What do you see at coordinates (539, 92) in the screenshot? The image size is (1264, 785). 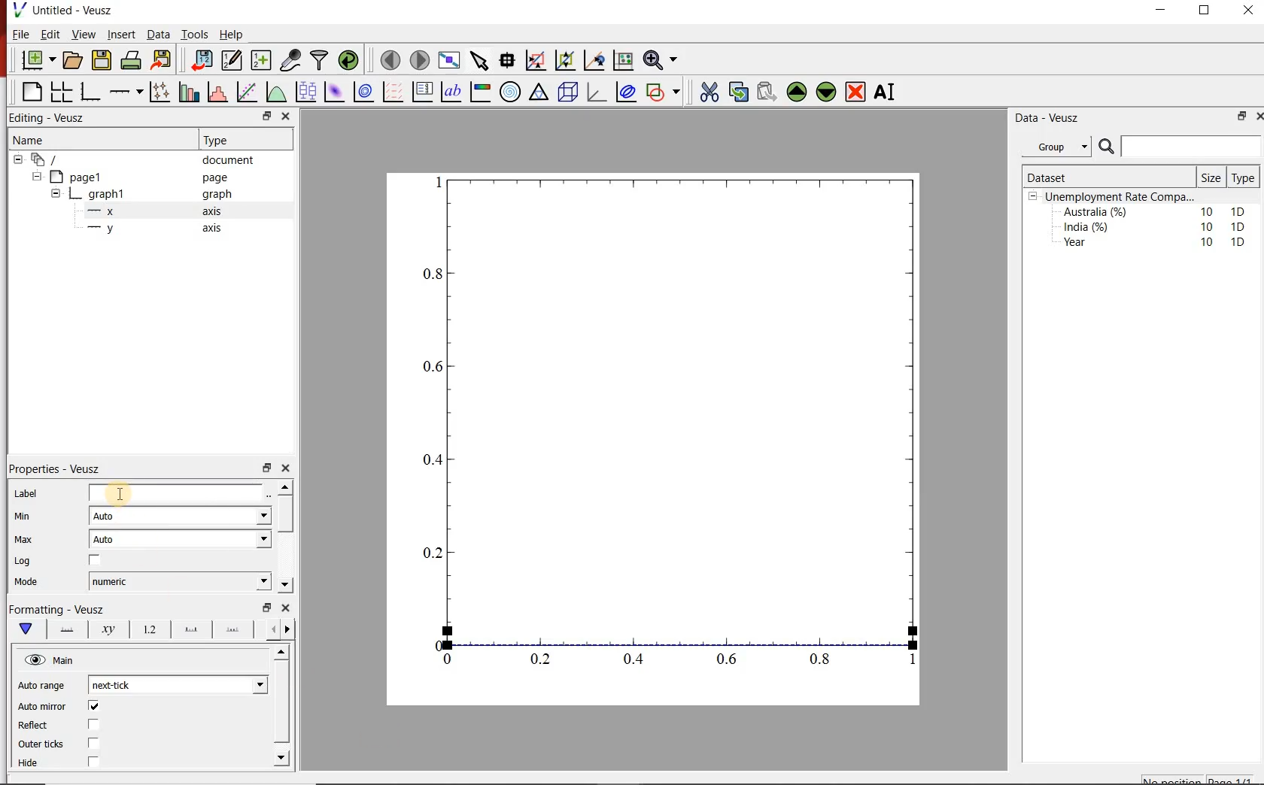 I see `ternary graph` at bounding box center [539, 92].